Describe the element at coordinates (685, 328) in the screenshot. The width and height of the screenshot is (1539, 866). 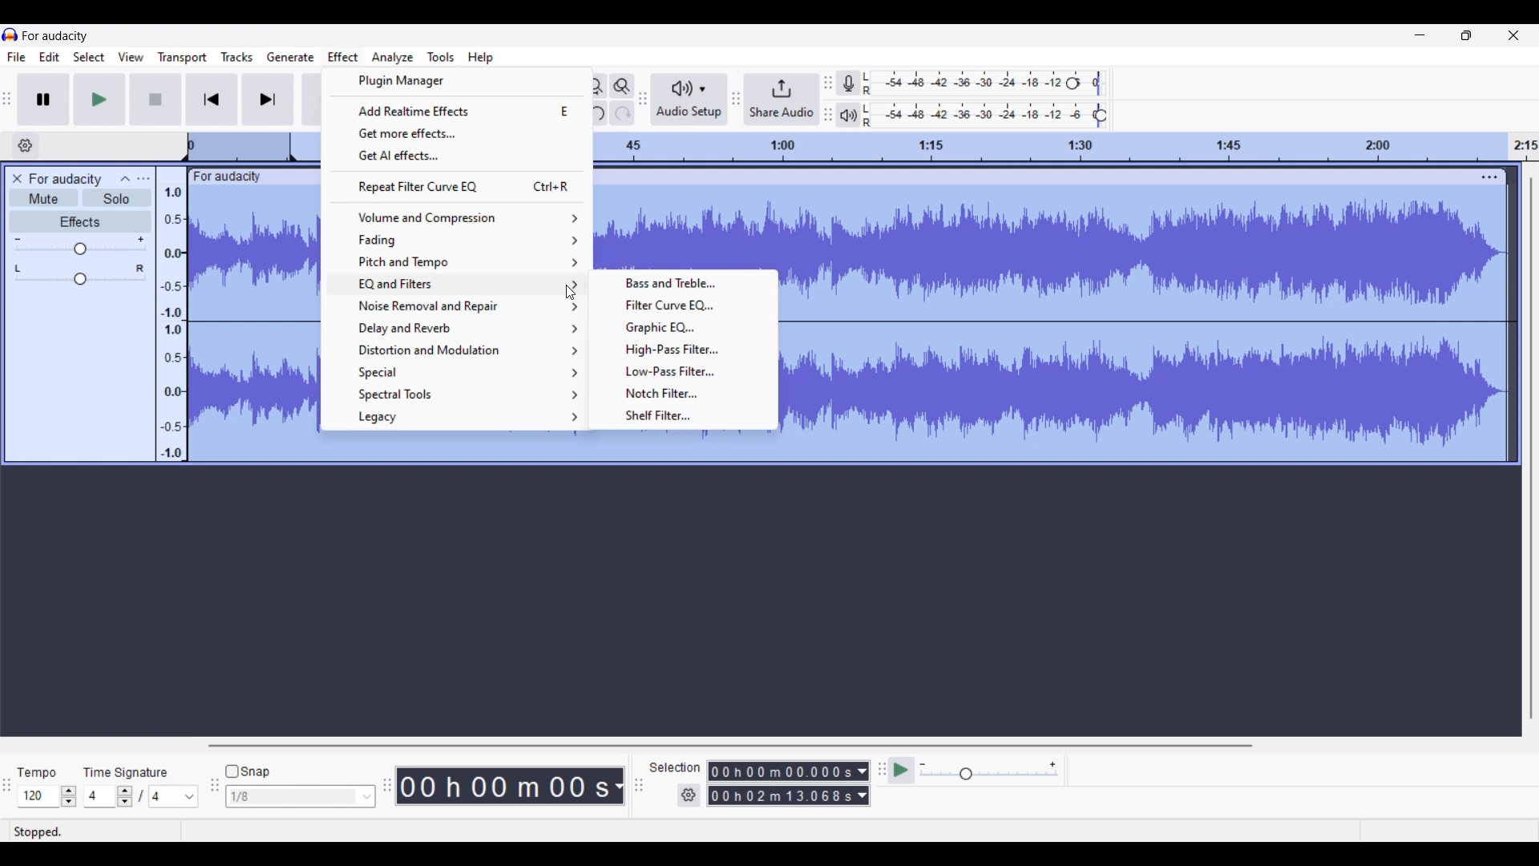
I see `Graphic EQ` at that location.